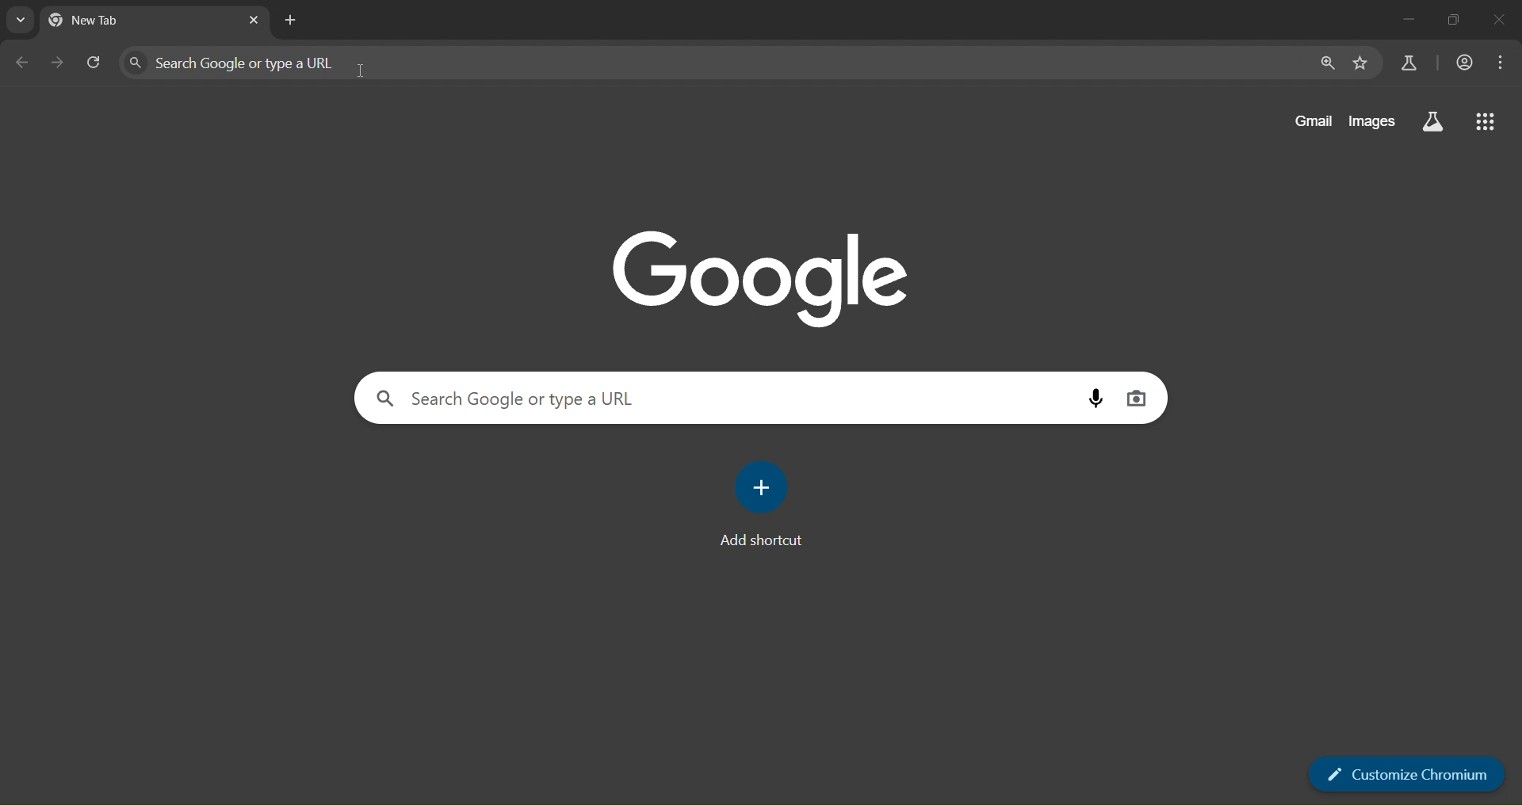 The width and height of the screenshot is (1522, 805). I want to click on add shortcut, so click(767, 502).